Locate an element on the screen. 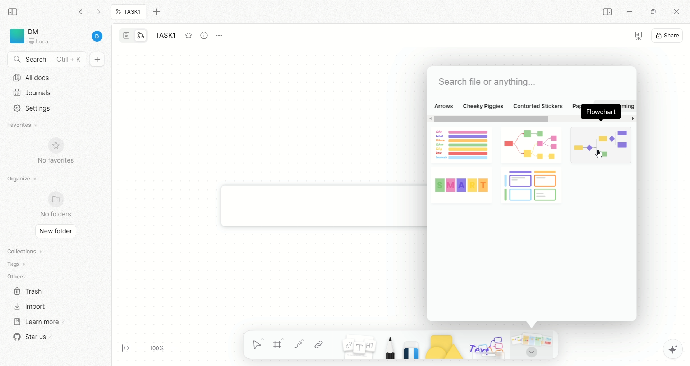 The width and height of the screenshot is (690, 366). collections is located at coordinates (23, 251).